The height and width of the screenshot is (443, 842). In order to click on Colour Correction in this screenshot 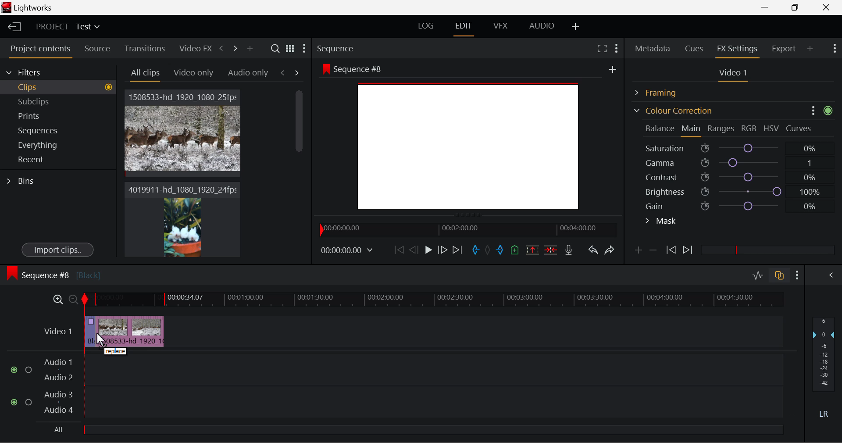, I will do `click(673, 111)`.